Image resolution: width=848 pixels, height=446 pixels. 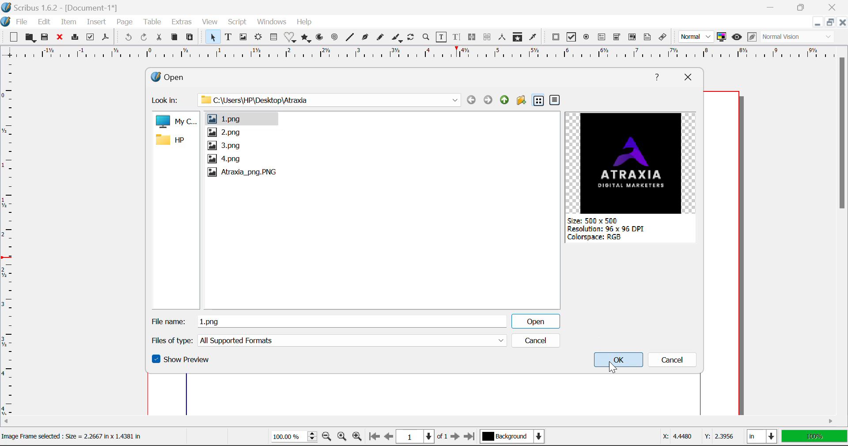 What do you see at coordinates (663, 38) in the screenshot?
I see `Link Annotation` at bounding box center [663, 38].